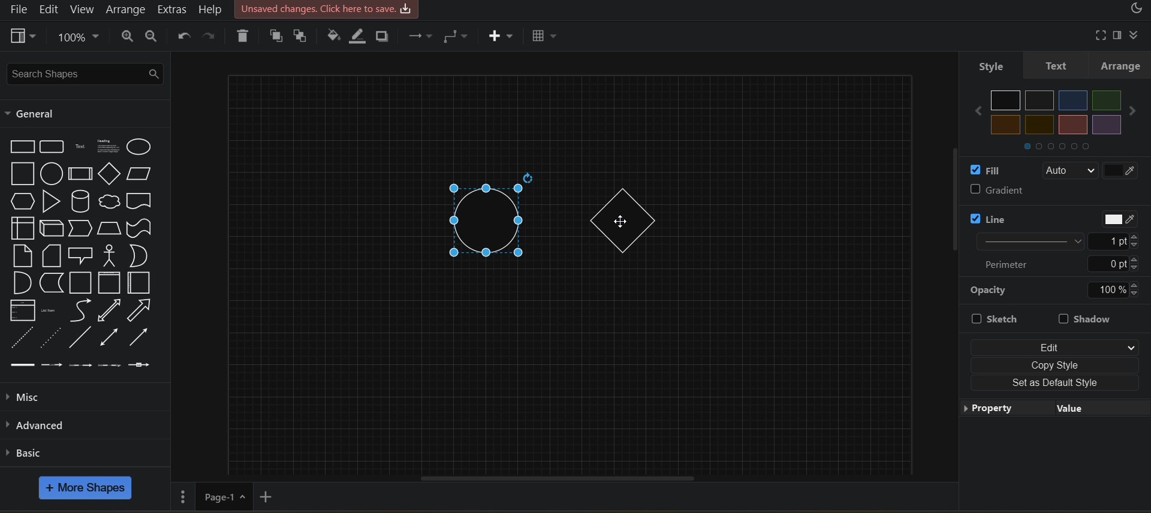 The height and width of the screenshot is (513, 1151). What do you see at coordinates (23, 310) in the screenshot?
I see `List` at bounding box center [23, 310].